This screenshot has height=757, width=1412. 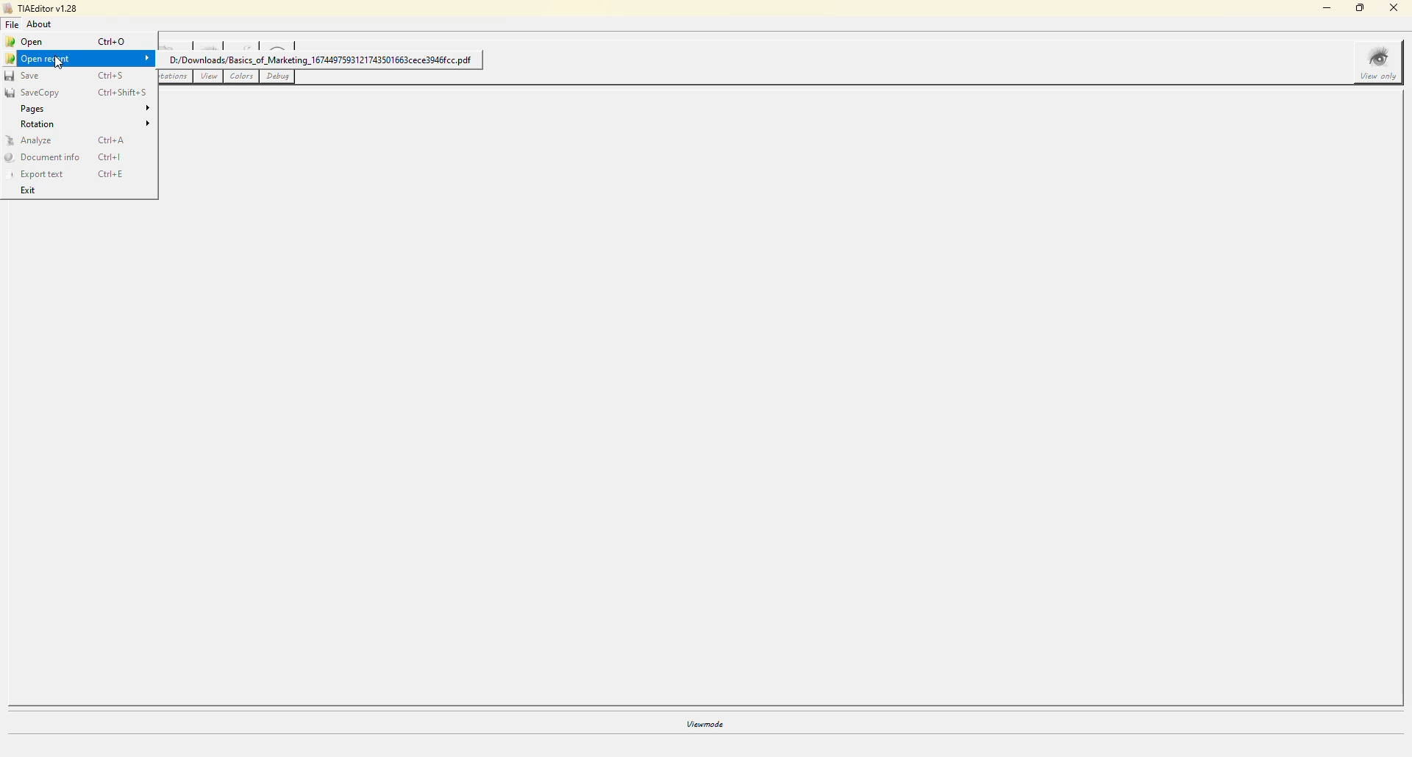 I want to click on expand, so click(x=149, y=108).